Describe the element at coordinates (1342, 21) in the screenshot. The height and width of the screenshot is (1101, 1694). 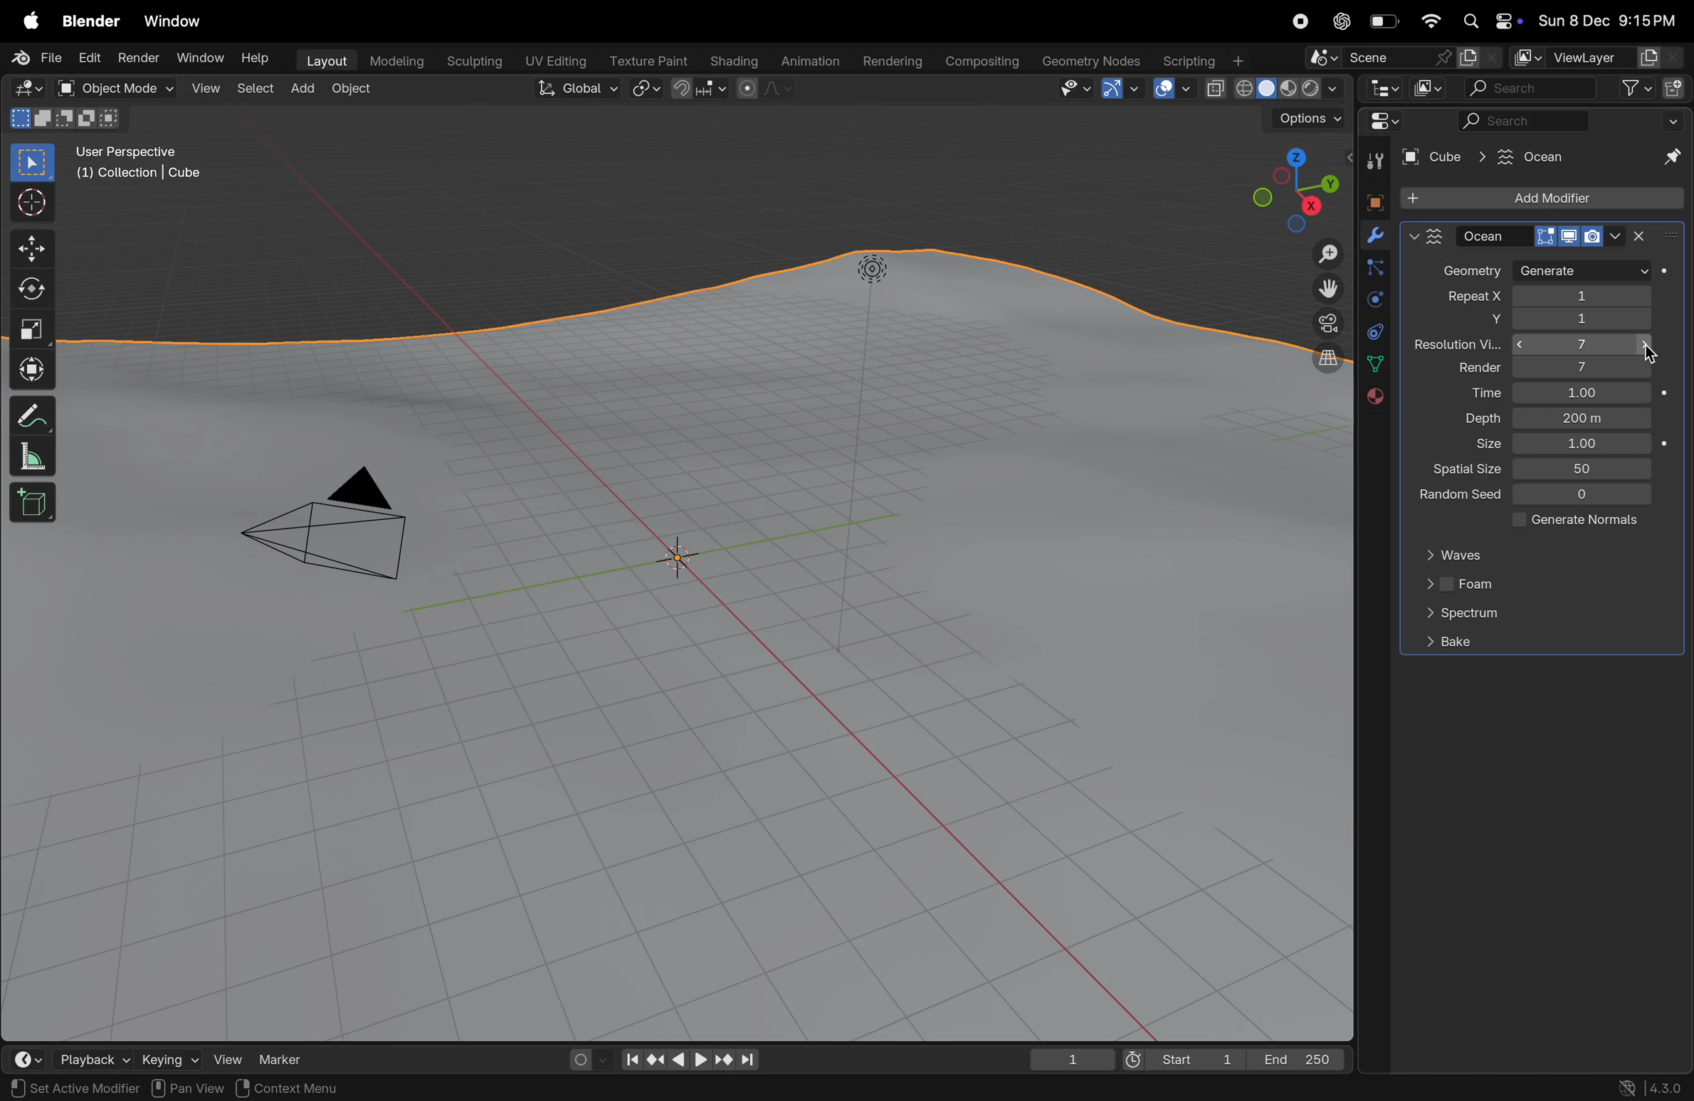
I see `chatgpt` at that location.